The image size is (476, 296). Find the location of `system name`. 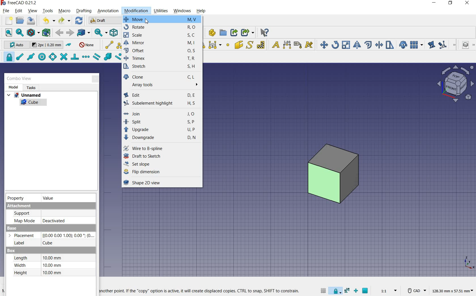

system name is located at coordinates (19, 3).